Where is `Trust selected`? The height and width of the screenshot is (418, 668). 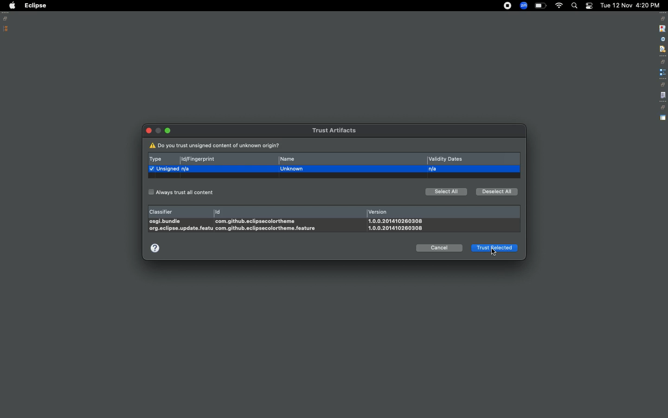
Trust selected is located at coordinates (494, 248).